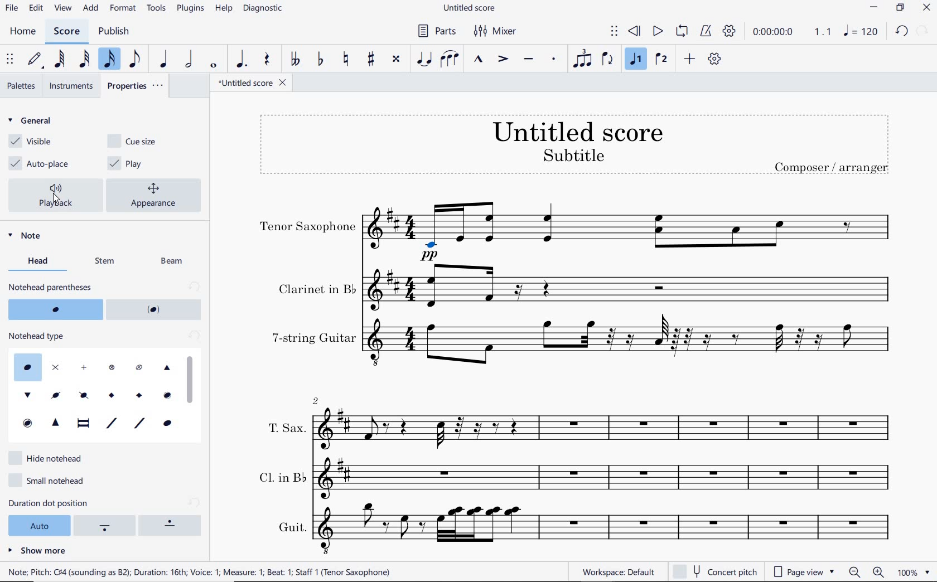  Describe the element at coordinates (873, 7) in the screenshot. I see `minimize` at that location.